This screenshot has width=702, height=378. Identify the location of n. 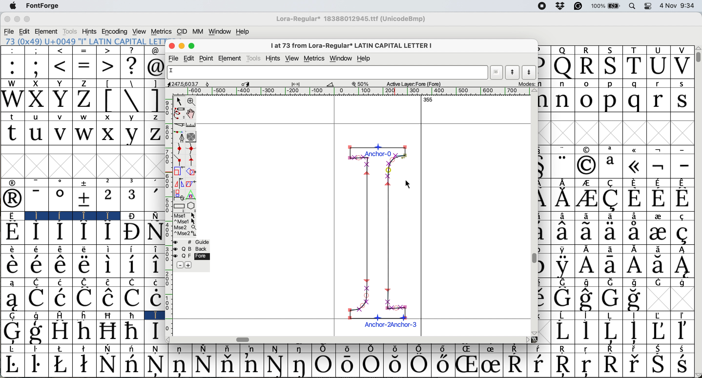
(564, 100).